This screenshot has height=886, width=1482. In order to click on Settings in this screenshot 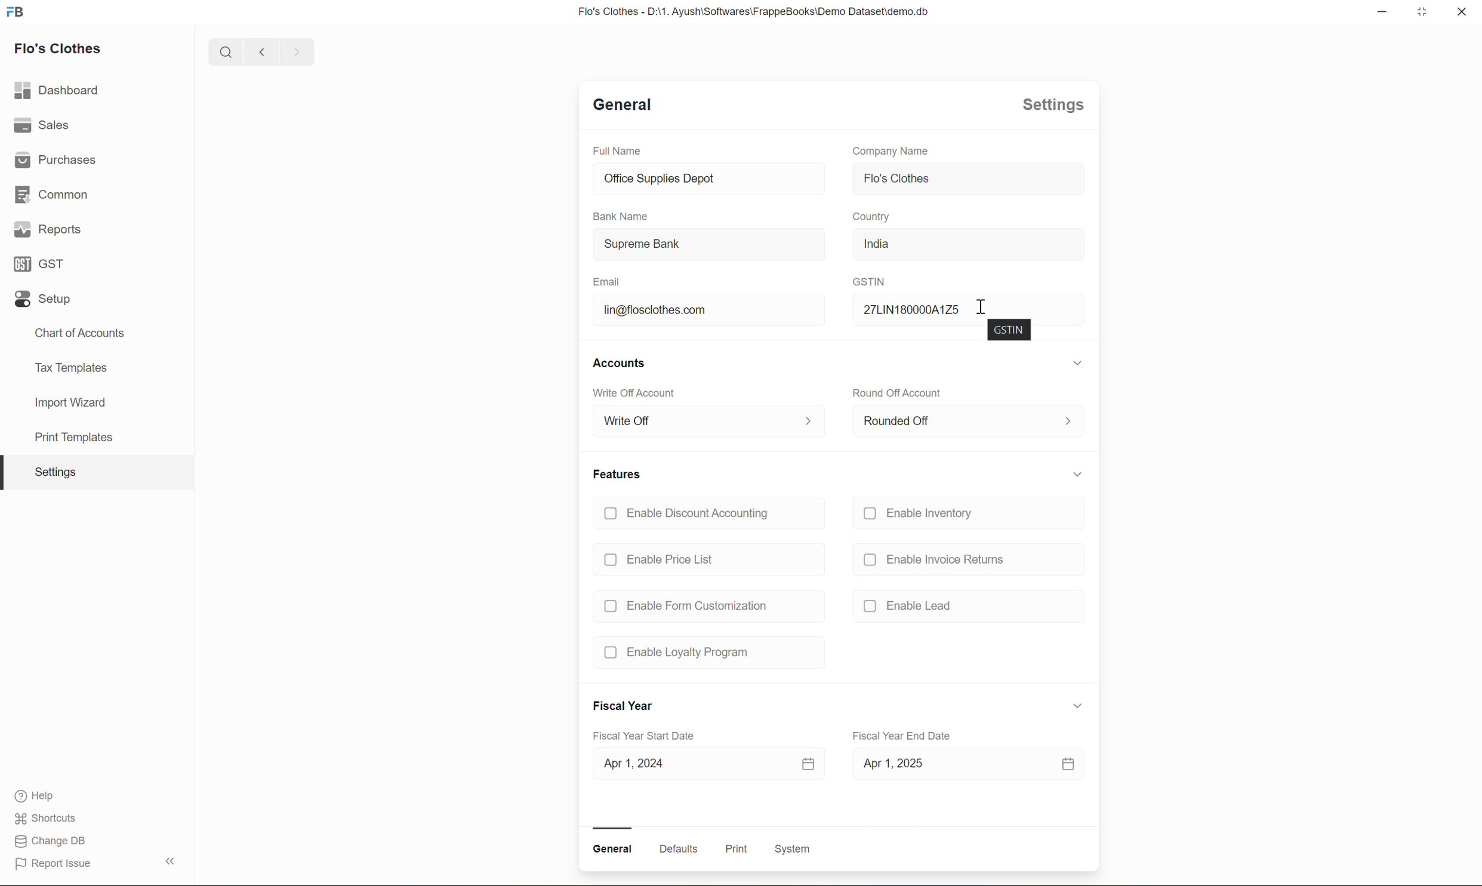, I will do `click(1052, 105)`.